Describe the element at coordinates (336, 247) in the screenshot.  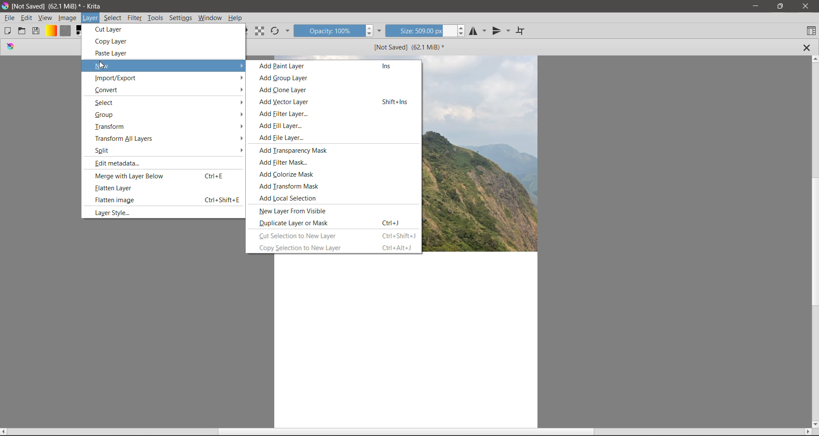
I see `Copy Selection to New Layer` at that location.